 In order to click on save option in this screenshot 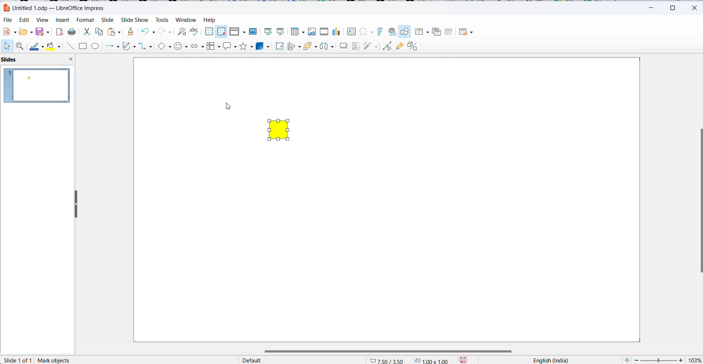, I will do `click(41, 31)`.